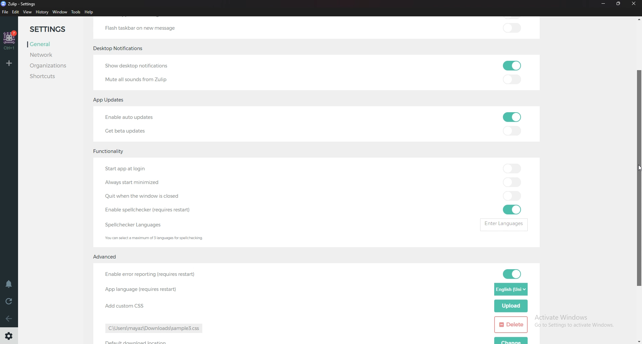  I want to click on quit when Windows is closed, so click(148, 196).